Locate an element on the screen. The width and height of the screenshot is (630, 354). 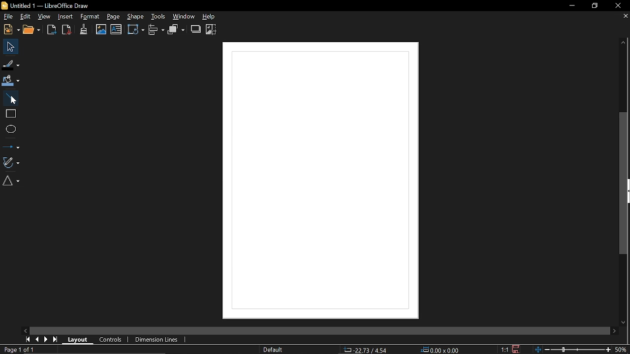
Current window is located at coordinates (50, 5).